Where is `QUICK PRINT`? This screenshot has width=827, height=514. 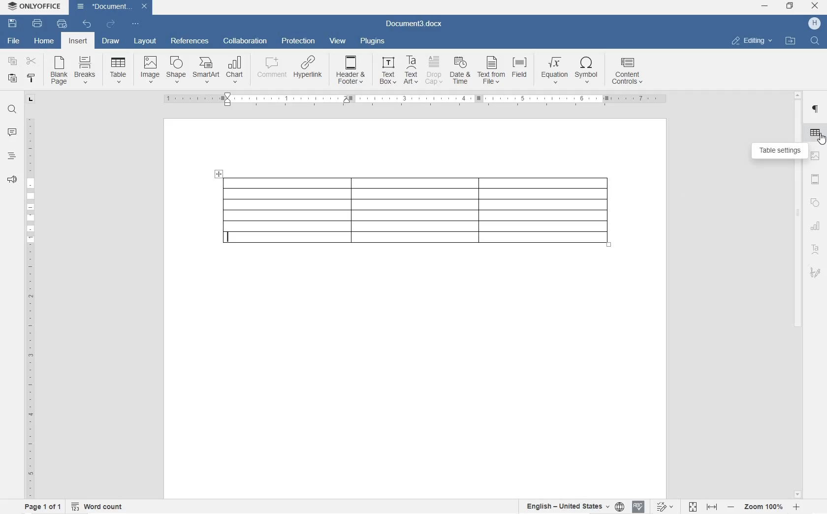
QUICK PRINT is located at coordinates (62, 25).